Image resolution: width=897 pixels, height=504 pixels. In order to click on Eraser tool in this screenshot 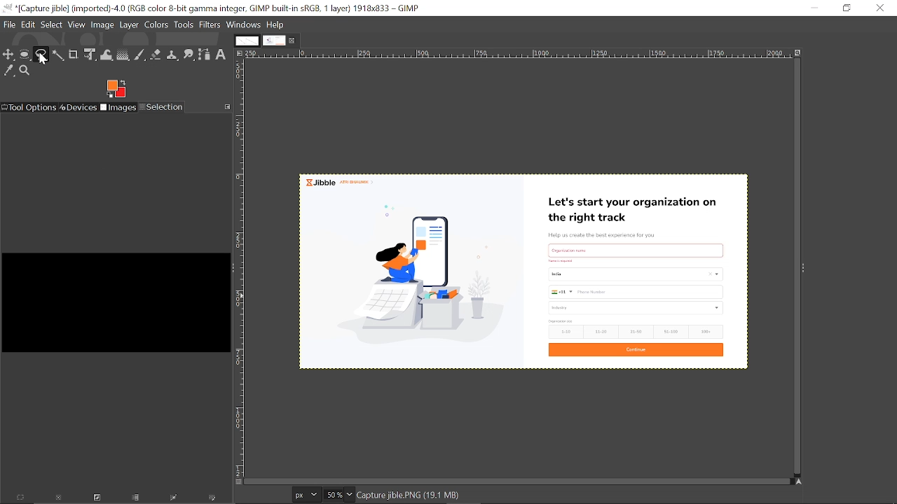, I will do `click(156, 55)`.